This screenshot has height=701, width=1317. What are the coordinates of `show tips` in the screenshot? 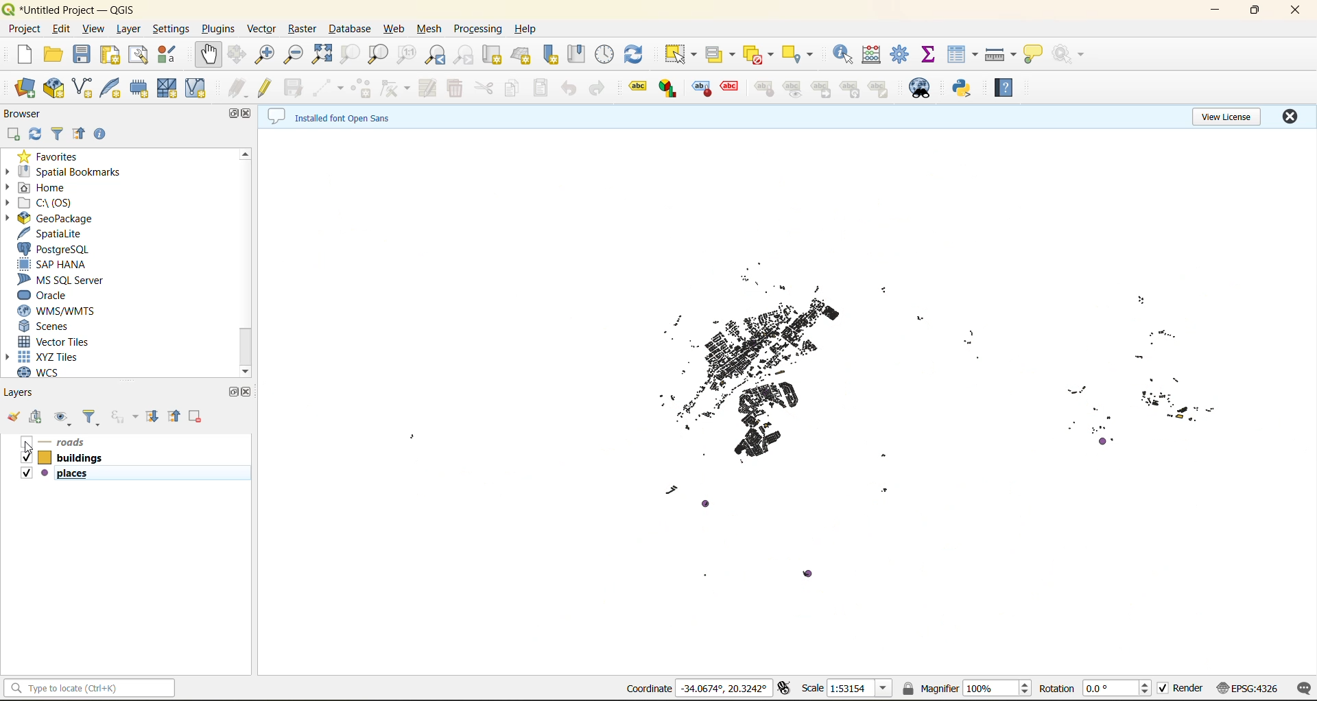 It's located at (1034, 55).